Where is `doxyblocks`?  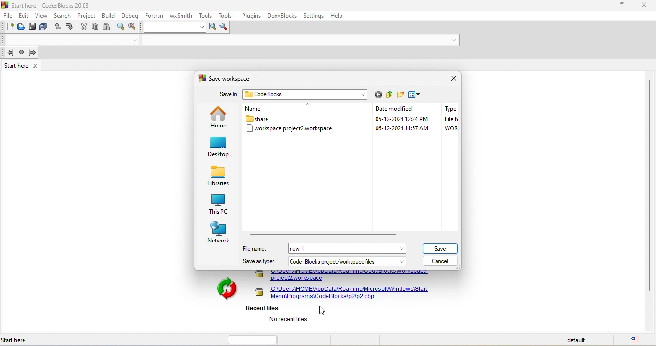
doxyblocks is located at coordinates (282, 16).